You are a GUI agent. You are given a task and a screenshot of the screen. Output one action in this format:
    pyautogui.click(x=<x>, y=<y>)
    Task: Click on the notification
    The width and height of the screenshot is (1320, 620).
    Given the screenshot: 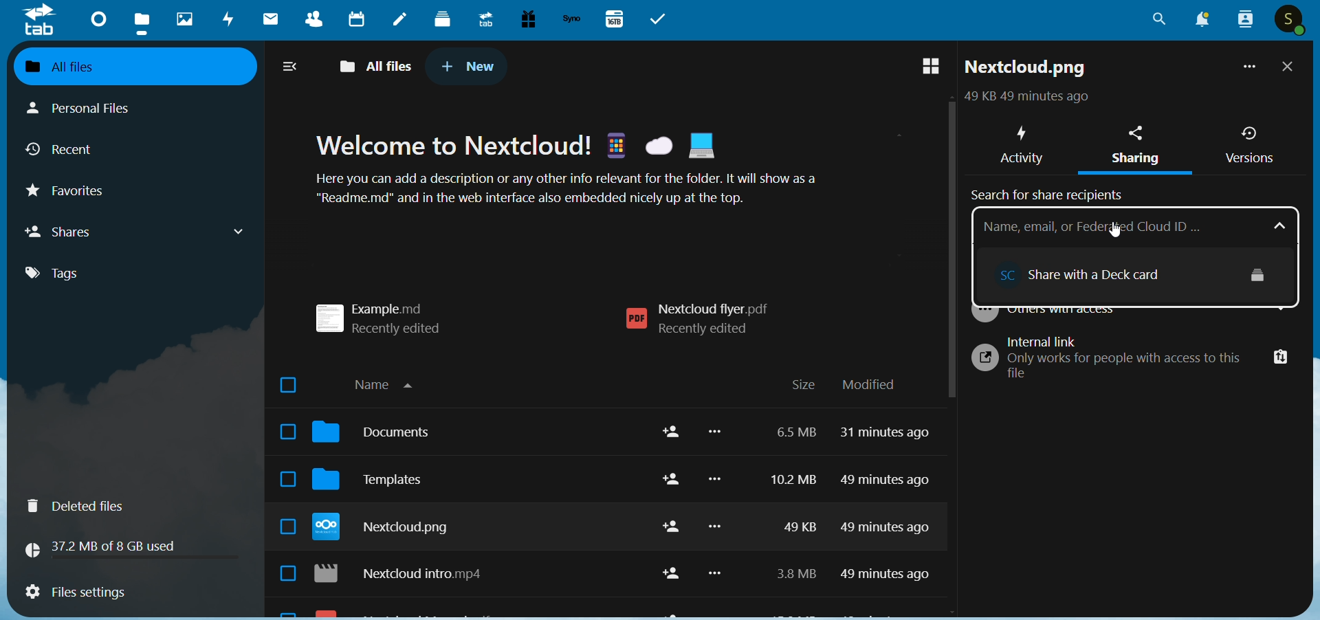 What is the action you would take?
    pyautogui.click(x=1199, y=21)
    